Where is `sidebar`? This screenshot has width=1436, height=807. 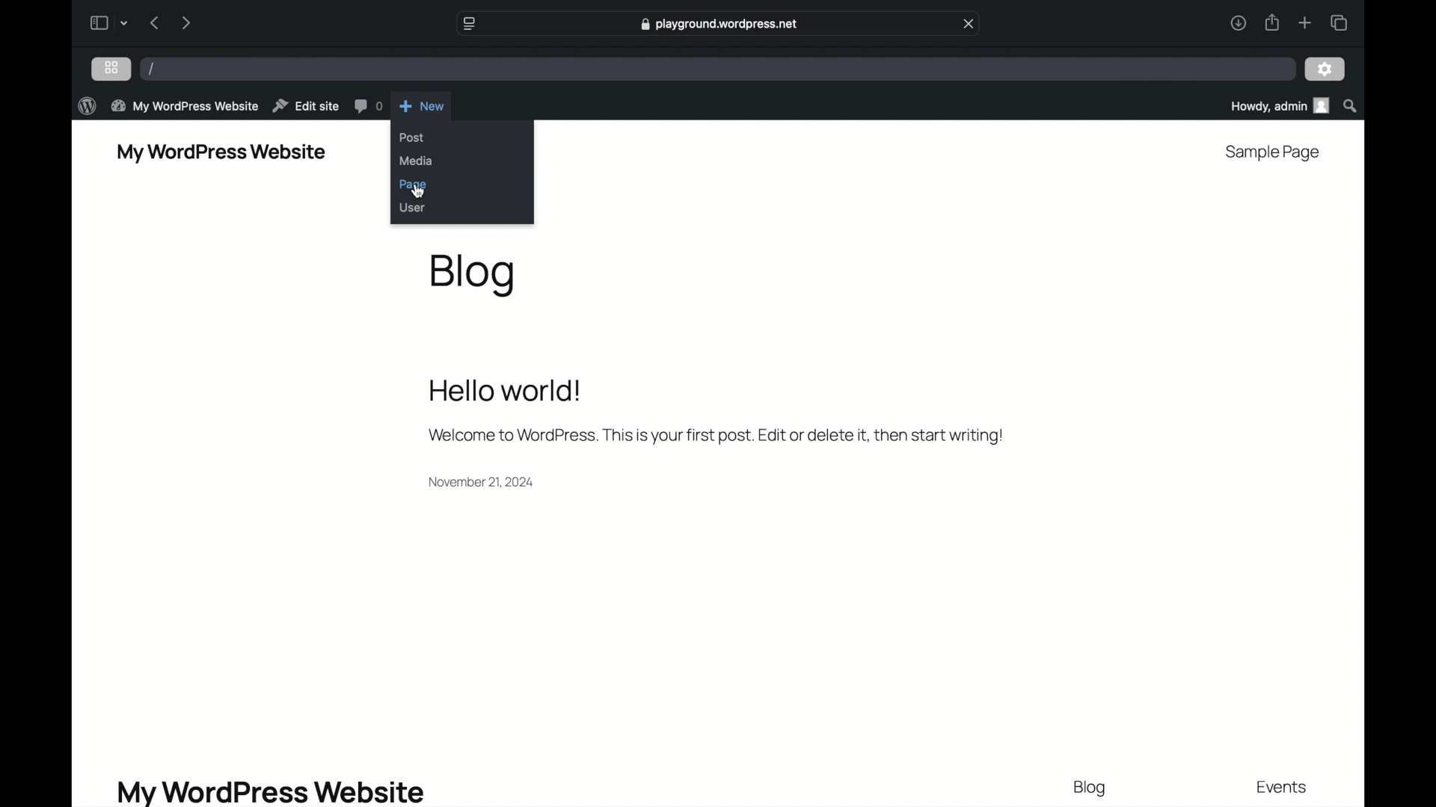 sidebar is located at coordinates (98, 22).